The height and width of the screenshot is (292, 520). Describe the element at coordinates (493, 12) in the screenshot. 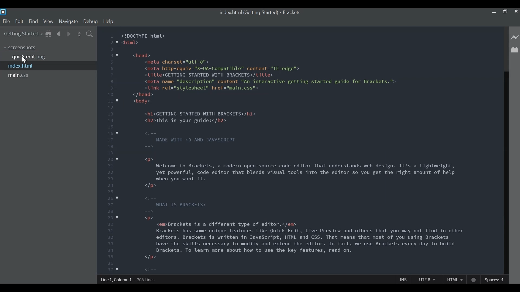

I see `minimize` at that location.